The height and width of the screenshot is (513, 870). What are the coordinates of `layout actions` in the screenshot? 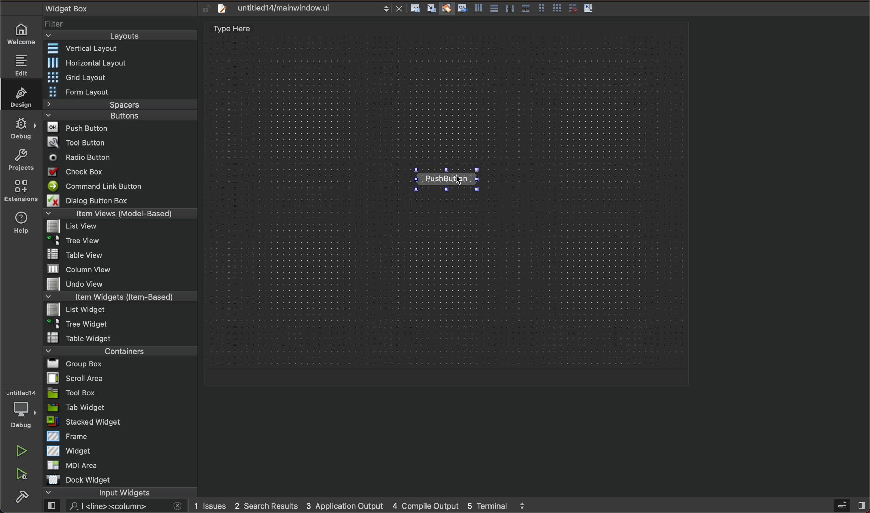 It's located at (507, 8).